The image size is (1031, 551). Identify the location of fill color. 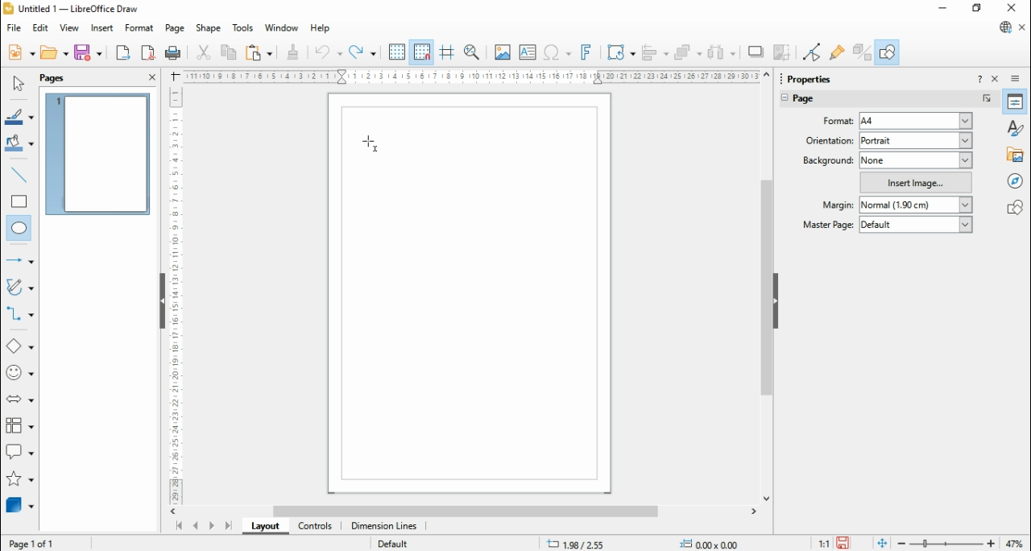
(20, 144).